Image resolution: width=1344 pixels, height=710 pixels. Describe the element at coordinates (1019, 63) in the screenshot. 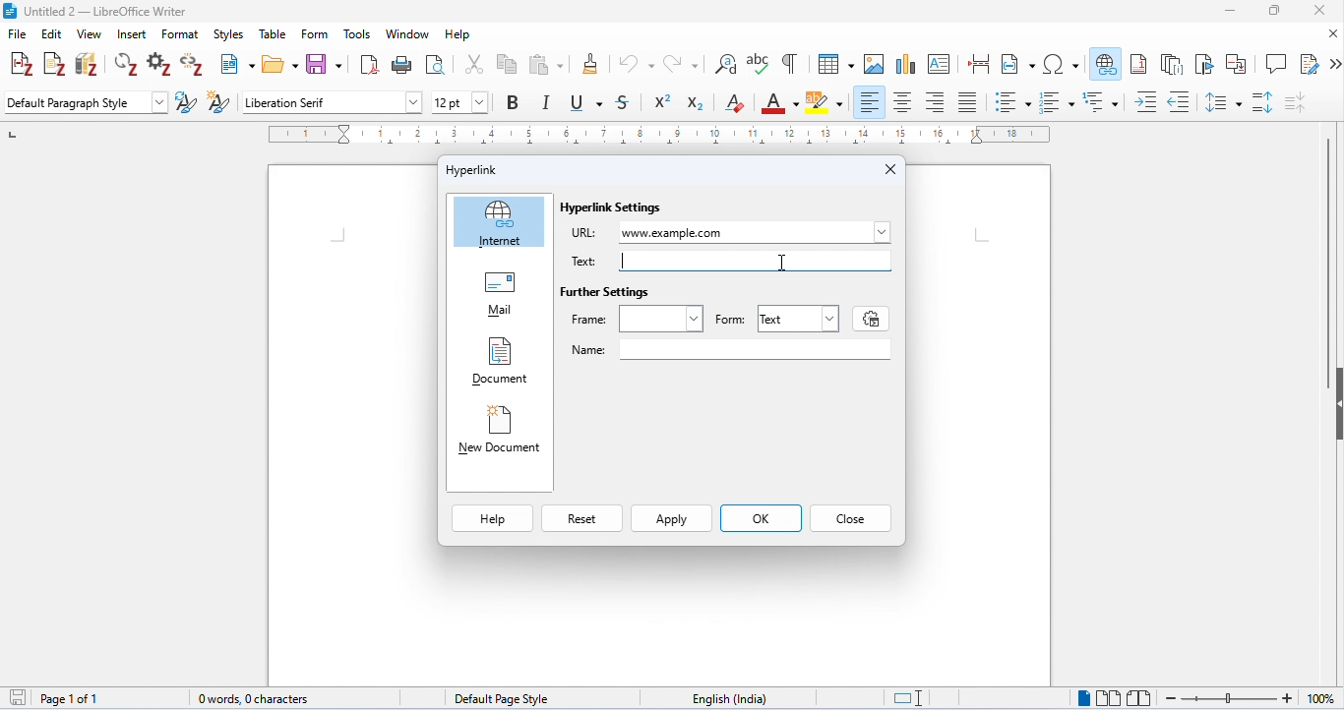

I see `insert field` at that location.